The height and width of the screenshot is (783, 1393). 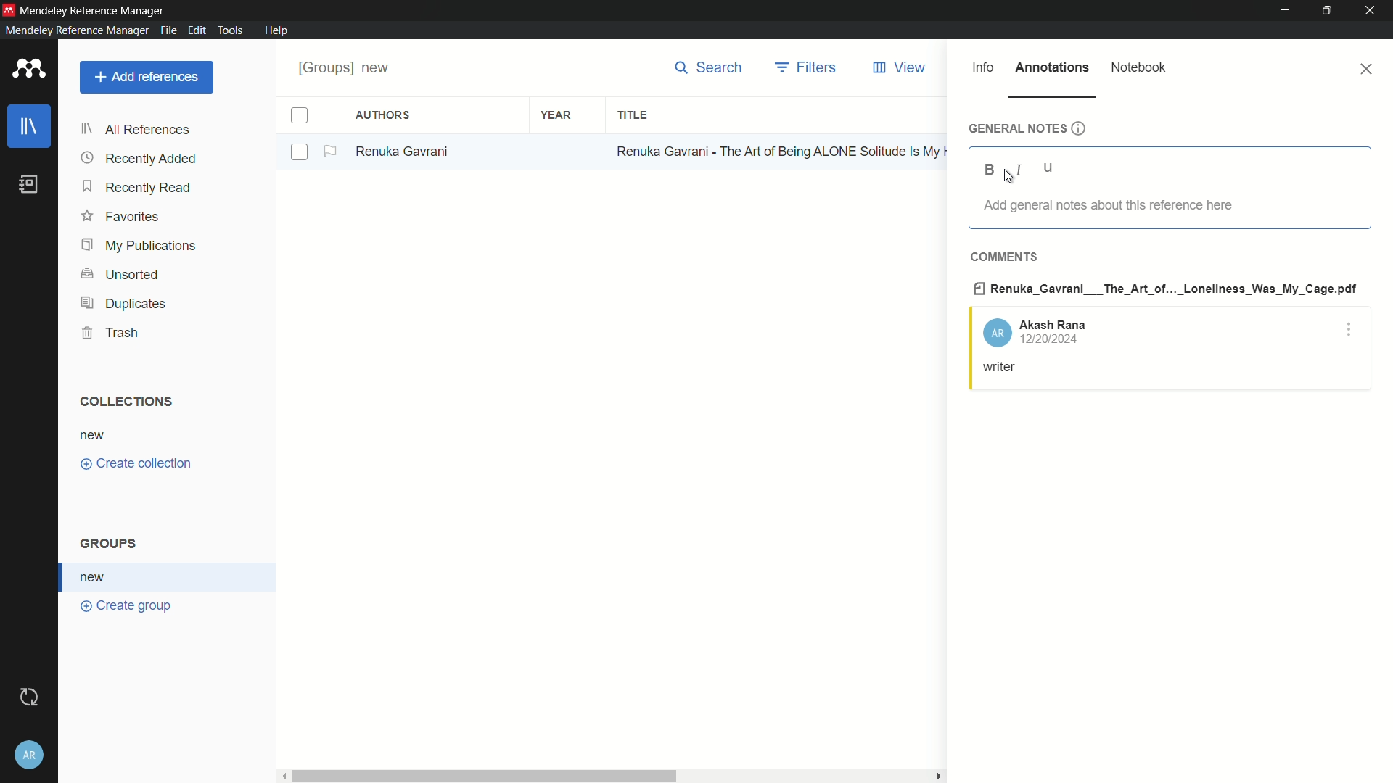 What do you see at coordinates (300, 116) in the screenshot?
I see `check box` at bounding box center [300, 116].